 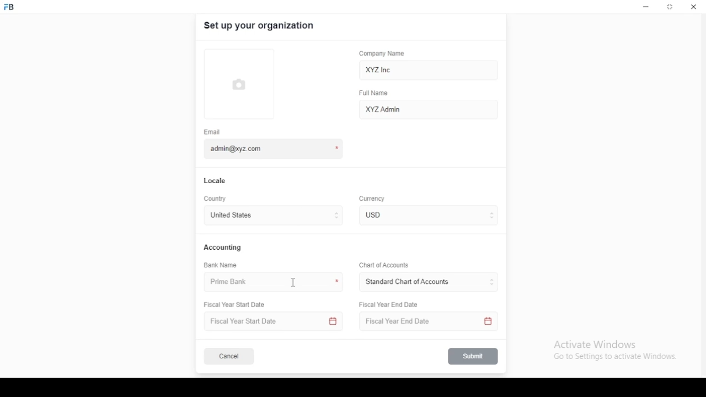 What do you see at coordinates (295, 283) in the screenshot?
I see `mouse pointer` at bounding box center [295, 283].